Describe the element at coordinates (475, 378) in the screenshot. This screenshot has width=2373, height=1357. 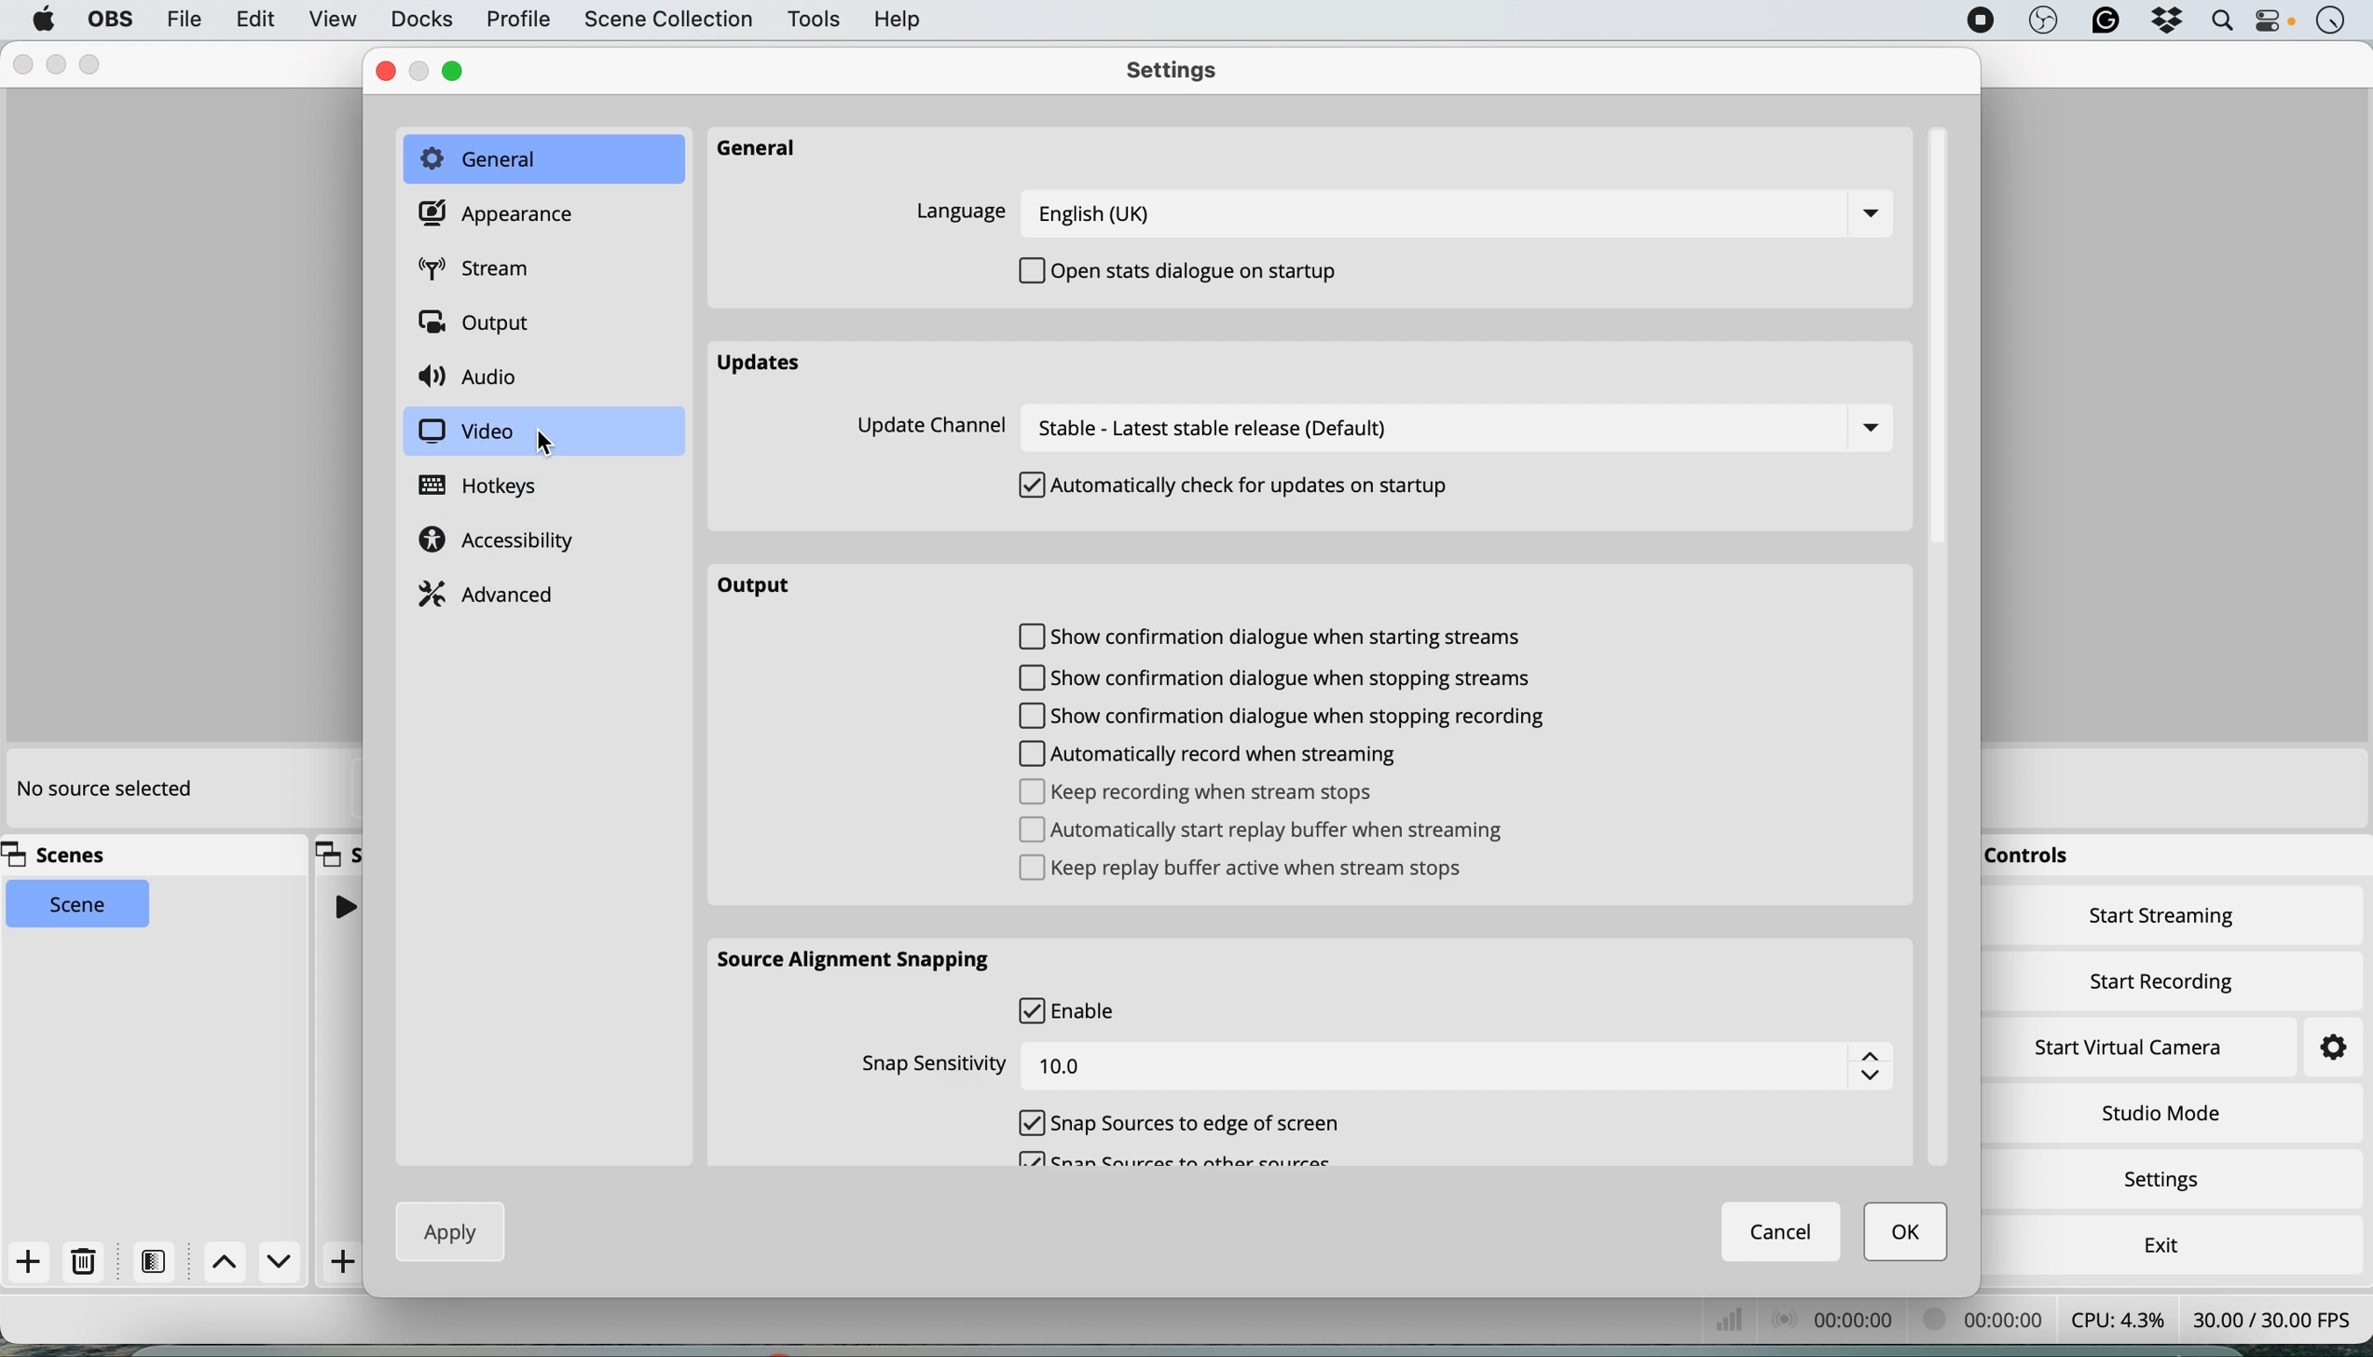
I see `audio` at that location.